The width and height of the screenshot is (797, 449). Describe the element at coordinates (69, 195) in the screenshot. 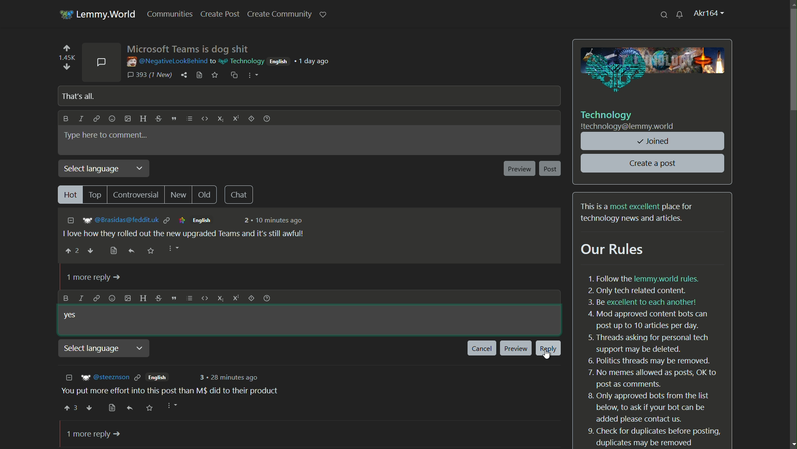

I see `hot` at that location.